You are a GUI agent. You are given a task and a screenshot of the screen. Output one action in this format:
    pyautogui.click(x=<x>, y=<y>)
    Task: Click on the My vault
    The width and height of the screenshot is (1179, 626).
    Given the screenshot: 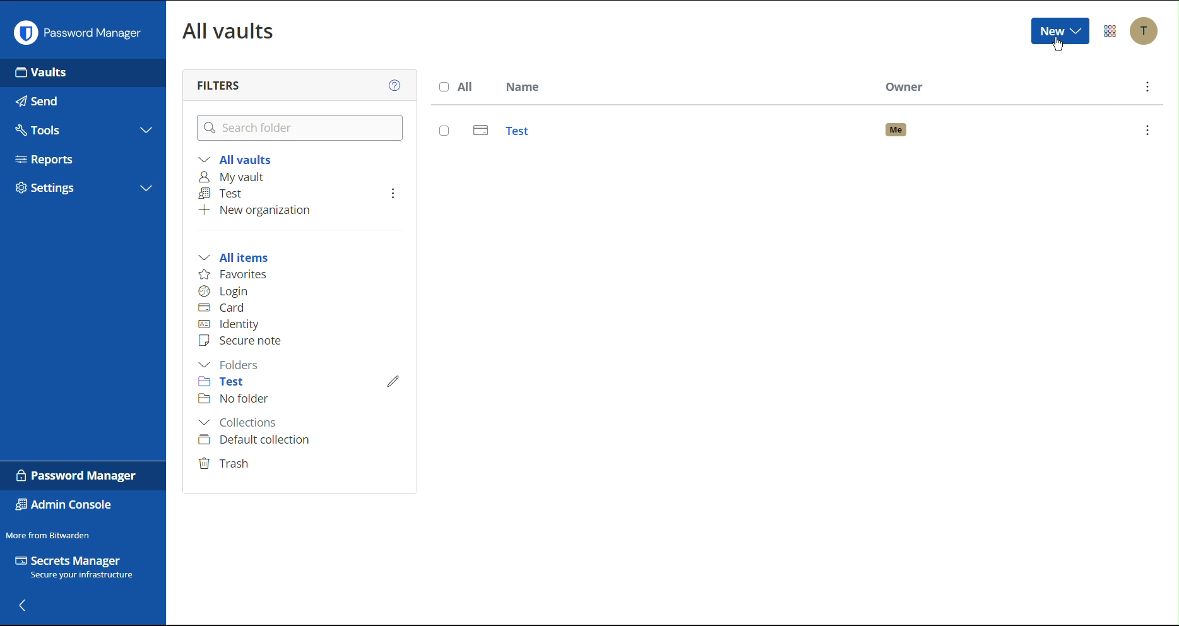 What is the action you would take?
    pyautogui.click(x=239, y=178)
    